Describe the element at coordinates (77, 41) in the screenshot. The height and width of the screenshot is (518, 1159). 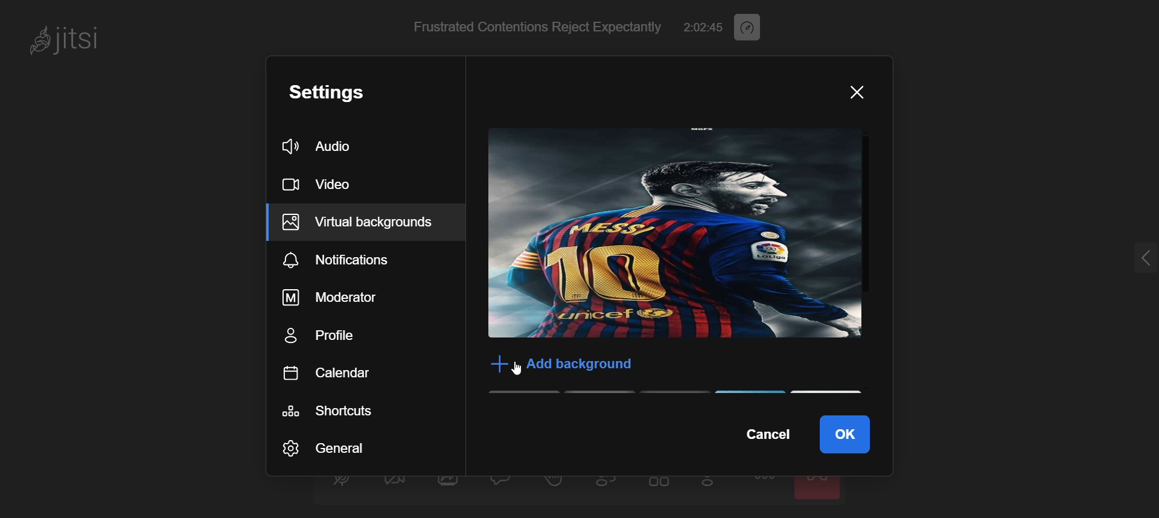
I see `Jitsi` at that location.